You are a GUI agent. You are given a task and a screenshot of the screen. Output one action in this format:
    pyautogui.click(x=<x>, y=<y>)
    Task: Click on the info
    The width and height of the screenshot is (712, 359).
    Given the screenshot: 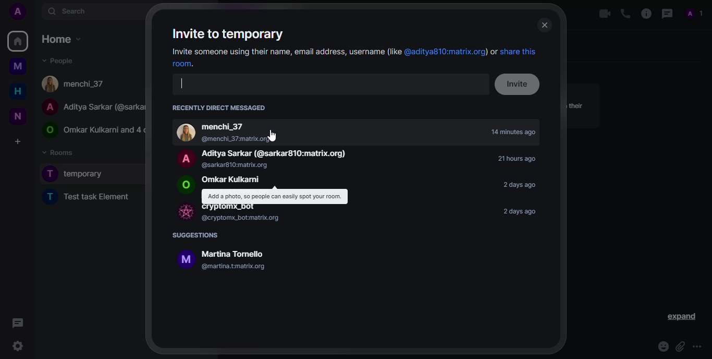 What is the action you would take?
    pyautogui.click(x=644, y=14)
    